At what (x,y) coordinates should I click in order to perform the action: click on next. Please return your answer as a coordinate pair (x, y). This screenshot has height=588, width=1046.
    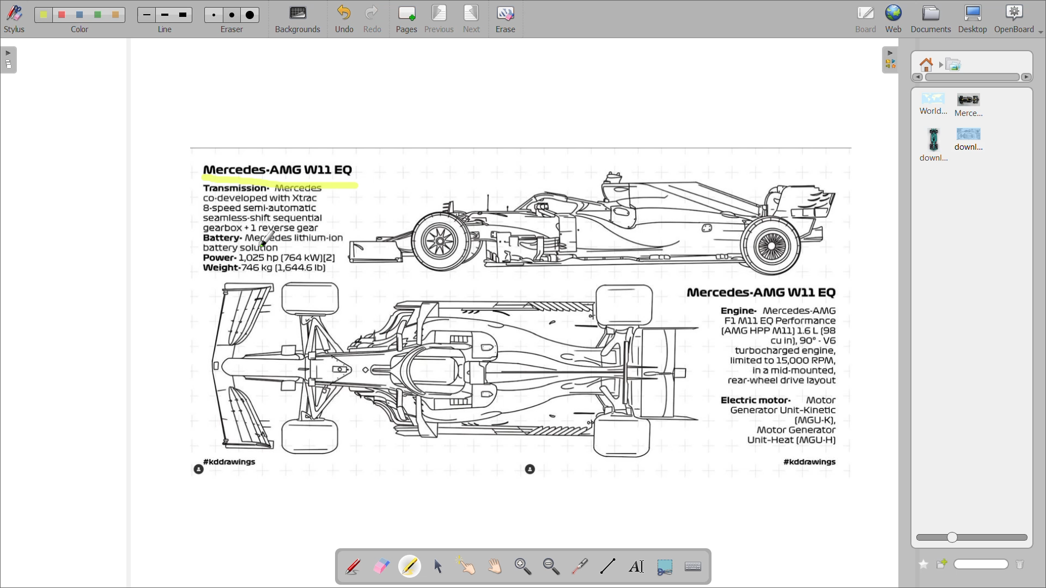
    Looking at the image, I should click on (473, 18).